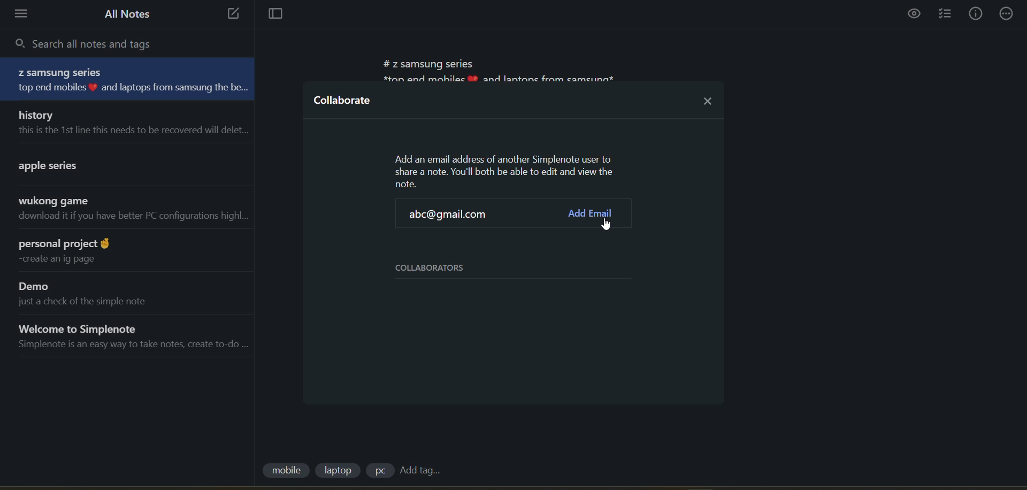 This screenshot has height=490, width=1027. What do you see at coordinates (915, 15) in the screenshot?
I see `preview` at bounding box center [915, 15].